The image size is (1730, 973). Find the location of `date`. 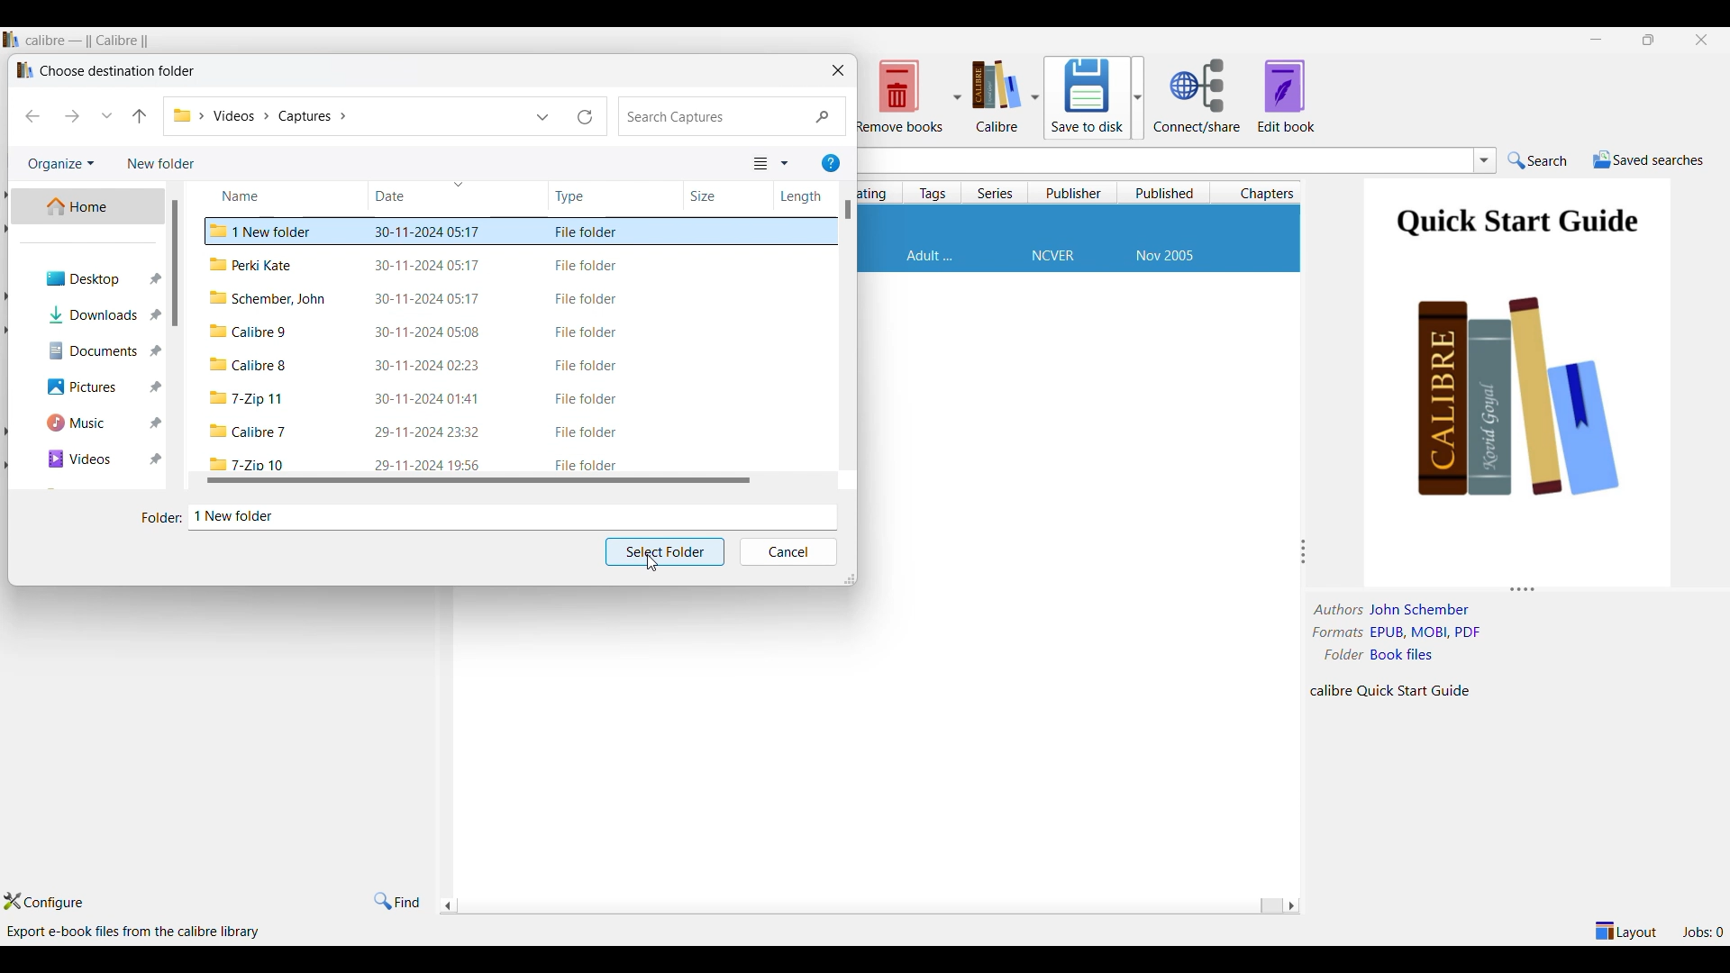

date is located at coordinates (431, 463).